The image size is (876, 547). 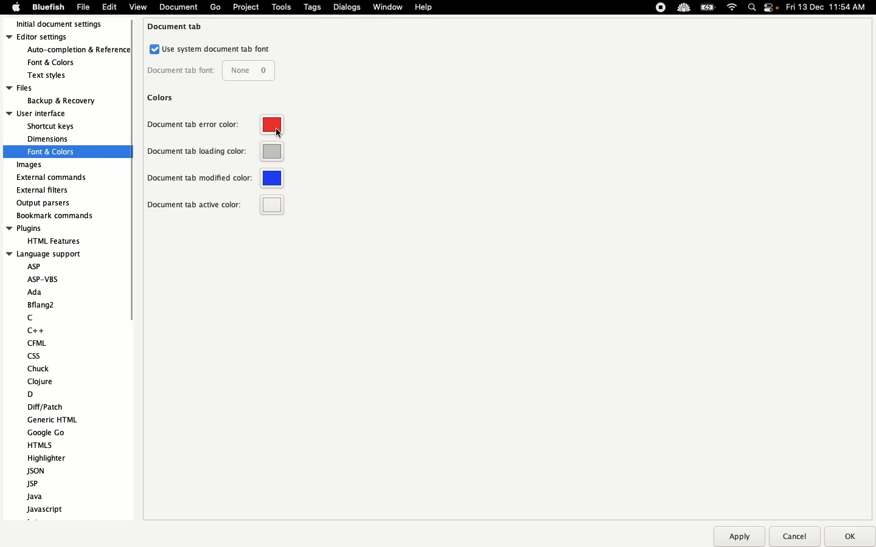 I want to click on Colors , so click(x=162, y=97).